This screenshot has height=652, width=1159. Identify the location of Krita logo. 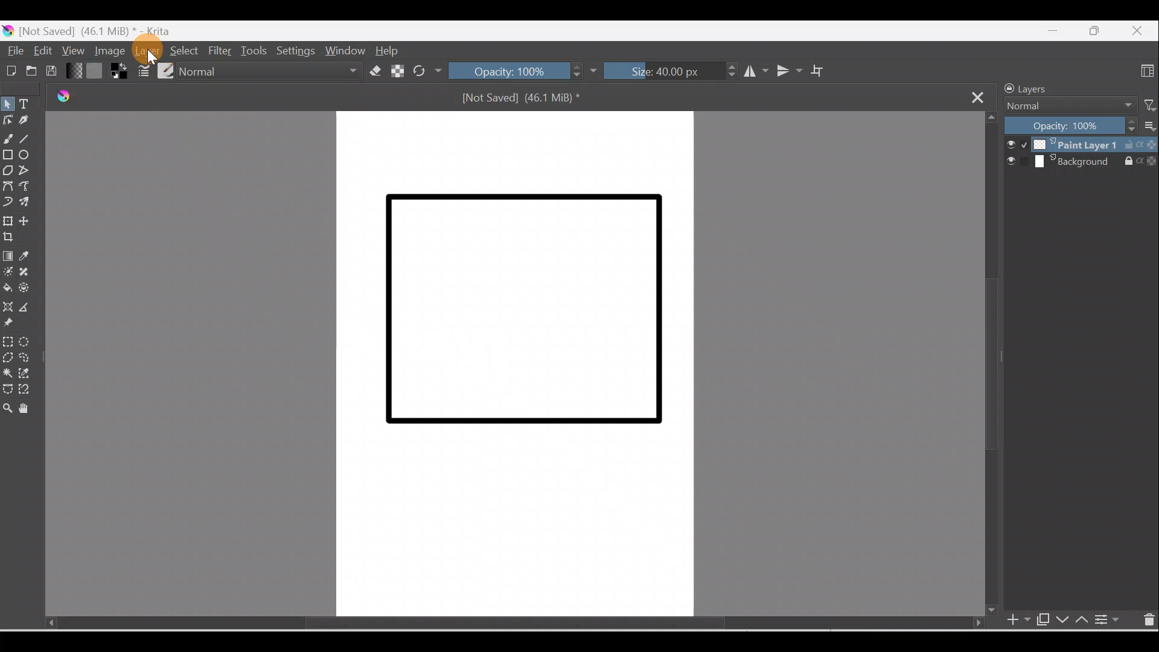
(7, 31).